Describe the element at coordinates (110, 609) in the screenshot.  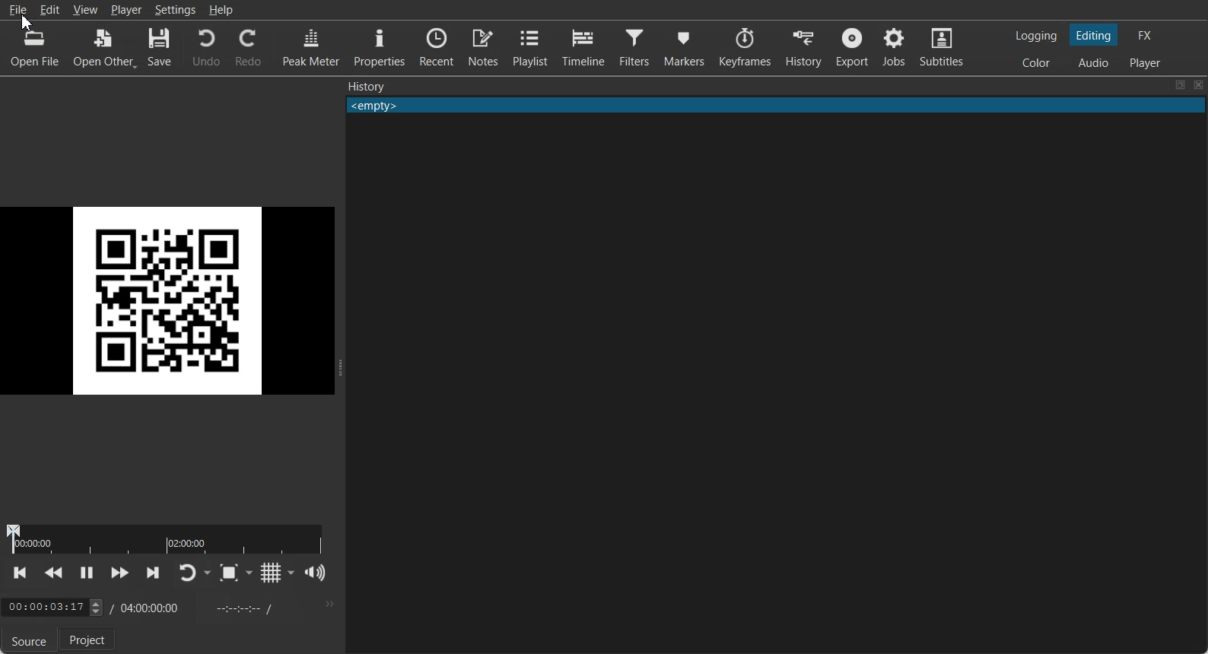
I see `/` at that location.